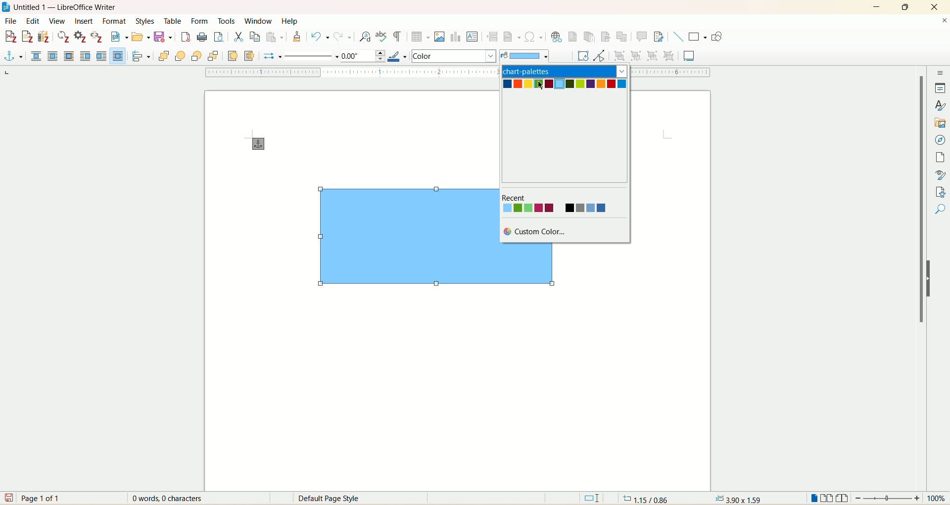  What do you see at coordinates (944, 20) in the screenshot?
I see `close` at bounding box center [944, 20].